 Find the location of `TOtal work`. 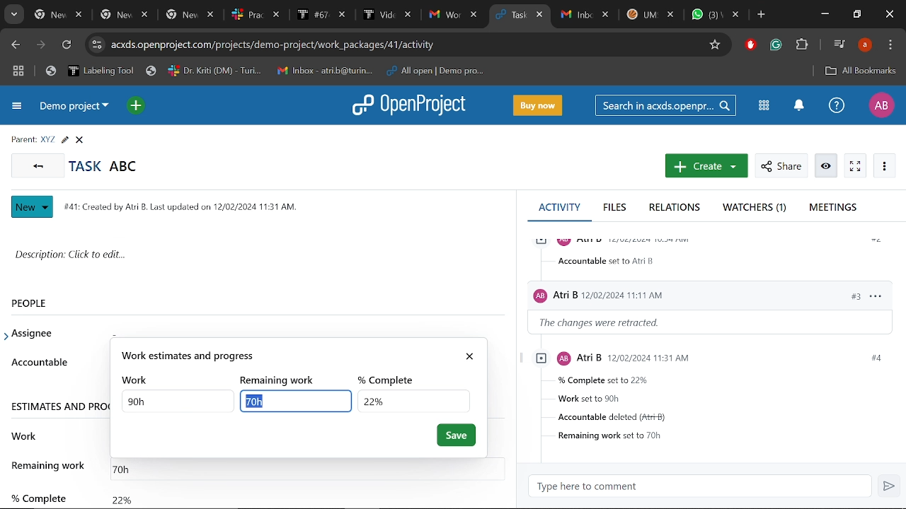

TOtal work is located at coordinates (177, 402).